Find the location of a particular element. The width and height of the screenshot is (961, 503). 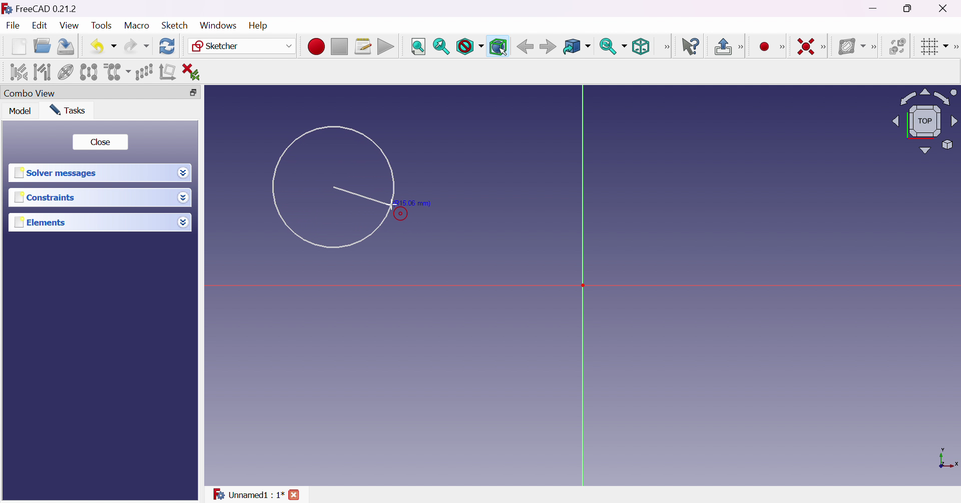

Draw style is located at coordinates (469, 47).